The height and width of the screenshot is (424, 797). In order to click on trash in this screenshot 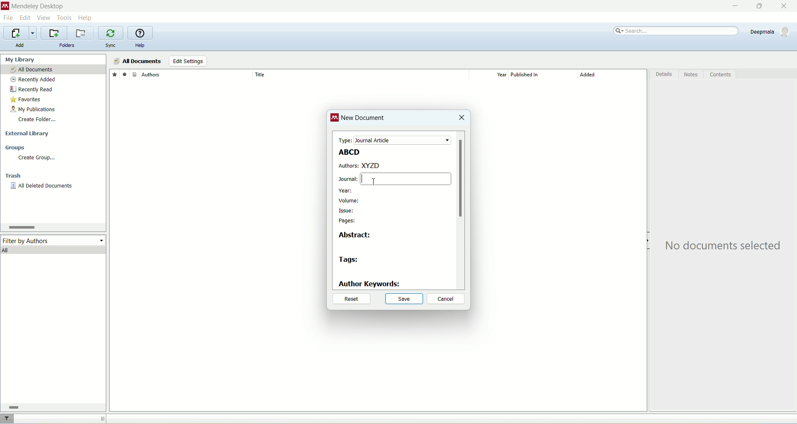, I will do `click(15, 177)`.